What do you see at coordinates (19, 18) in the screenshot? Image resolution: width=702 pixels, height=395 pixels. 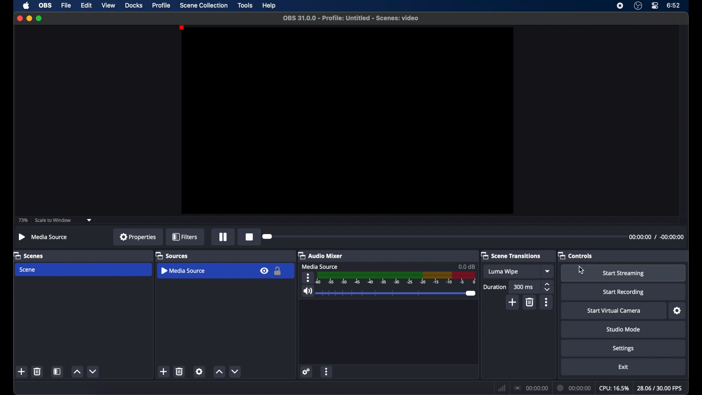 I see `close` at bounding box center [19, 18].